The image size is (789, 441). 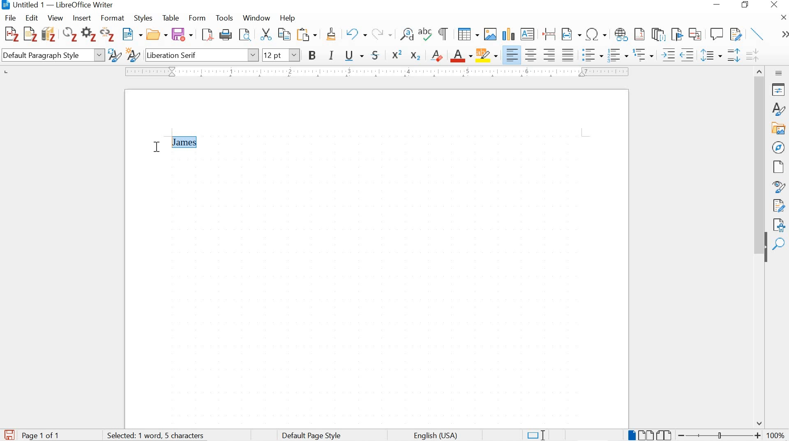 What do you see at coordinates (375, 72) in the screenshot?
I see `ruler` at bounding box center [375, 72].